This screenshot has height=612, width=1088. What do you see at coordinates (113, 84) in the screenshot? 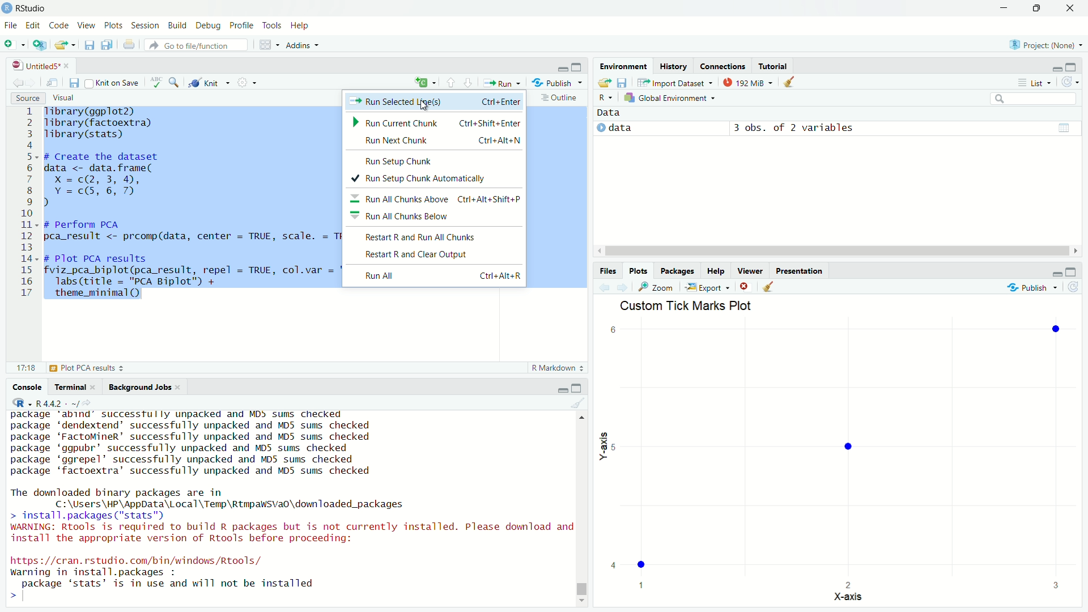
I see `source on save` at bounding box center [113, 84].